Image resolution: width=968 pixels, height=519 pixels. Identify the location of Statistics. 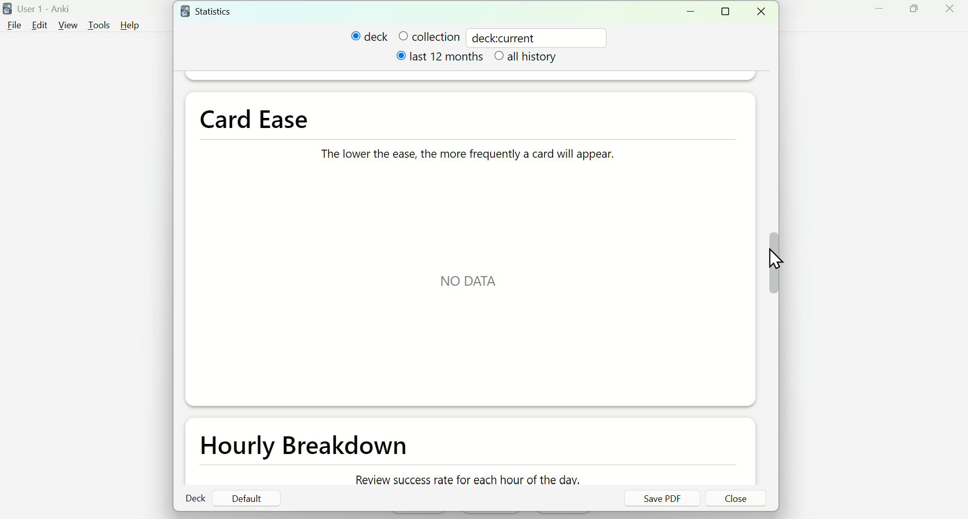
(217, 11).